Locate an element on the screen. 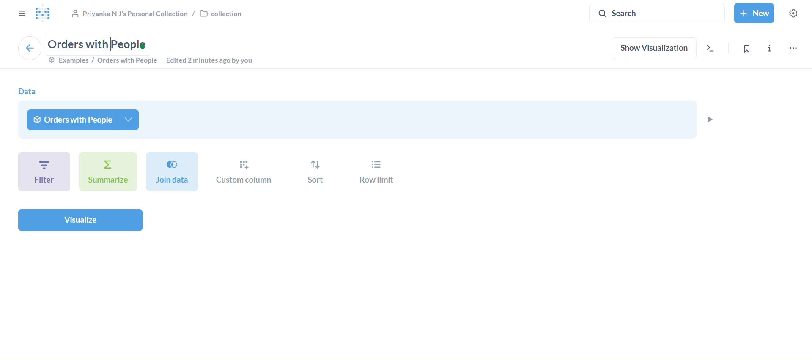 This screenshot has height=360, width=812. search is located at coordinates (657, 12).